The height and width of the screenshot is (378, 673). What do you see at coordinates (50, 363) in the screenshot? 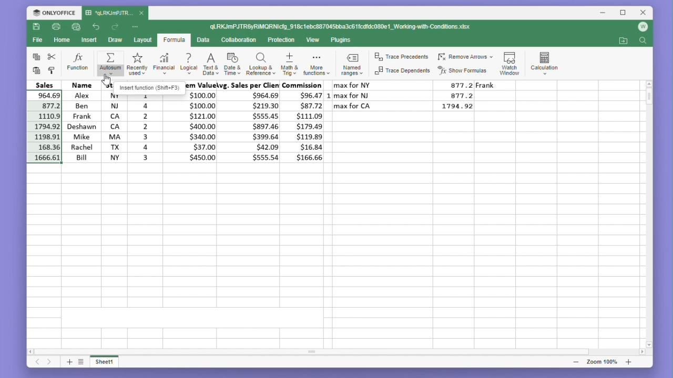
I see `Next sheet` at bounding box center [50, 363].